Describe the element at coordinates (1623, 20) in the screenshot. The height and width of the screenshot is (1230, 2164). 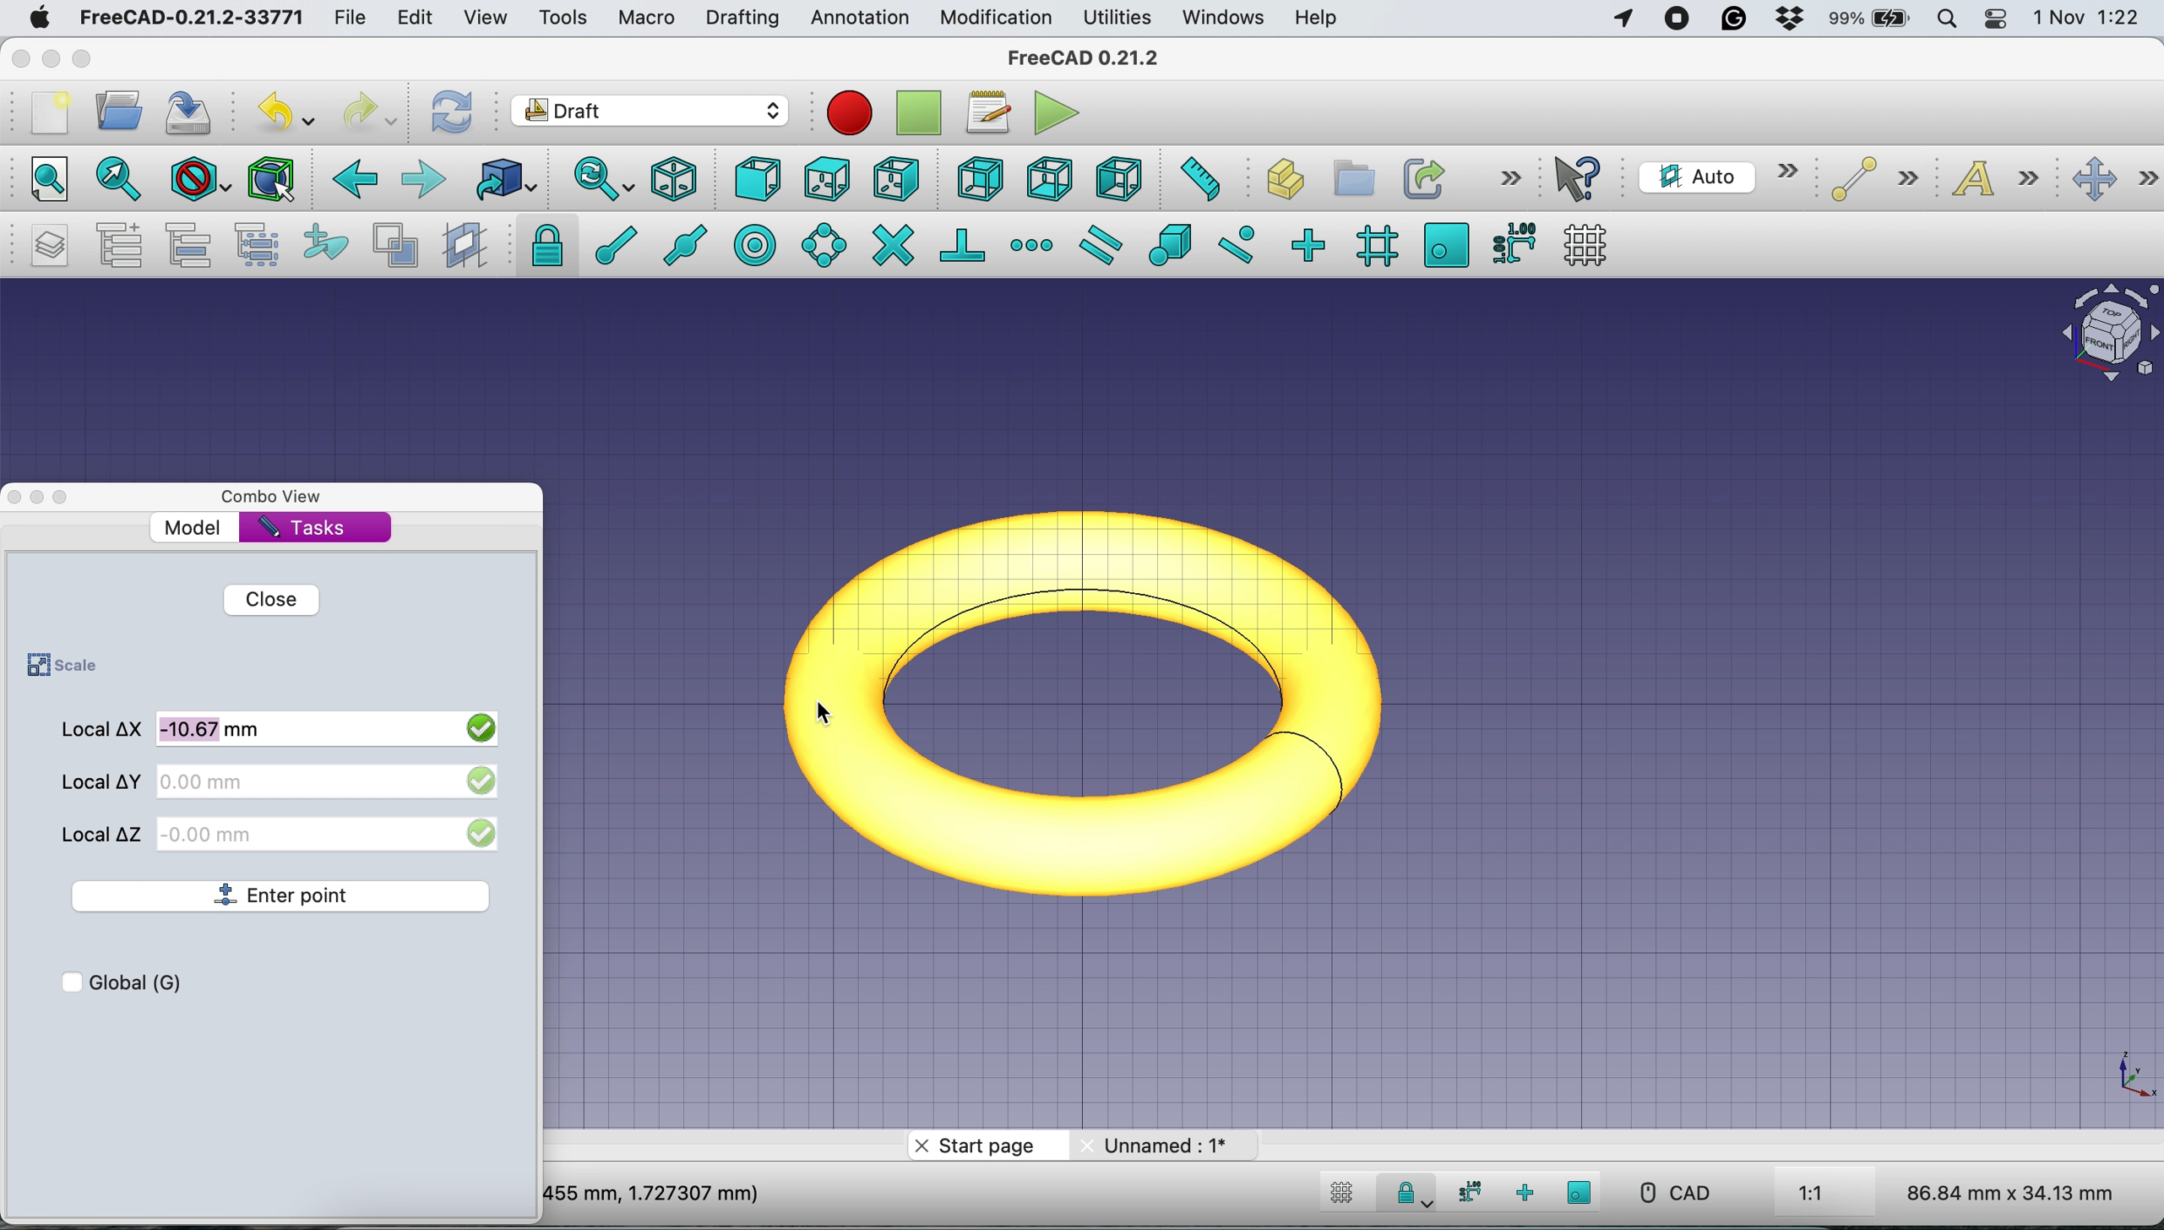
I see `Apps Using Location` at that location.